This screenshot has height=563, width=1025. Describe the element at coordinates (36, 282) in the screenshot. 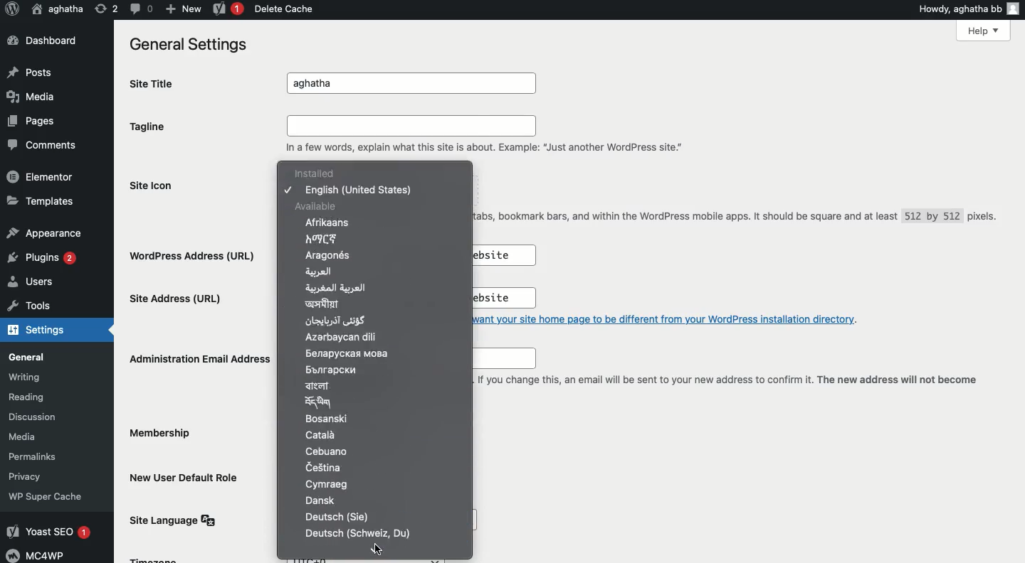

I see `Users` at that location.